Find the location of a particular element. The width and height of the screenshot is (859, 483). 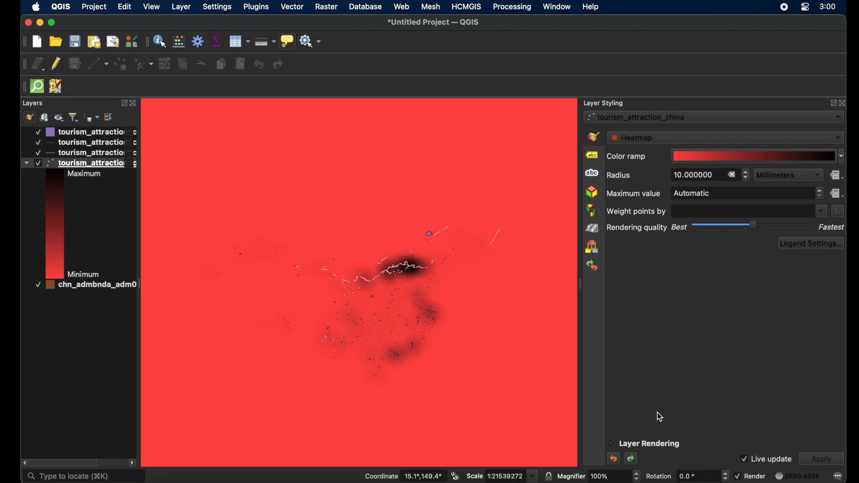

layers is located at coordinates (33, 103).